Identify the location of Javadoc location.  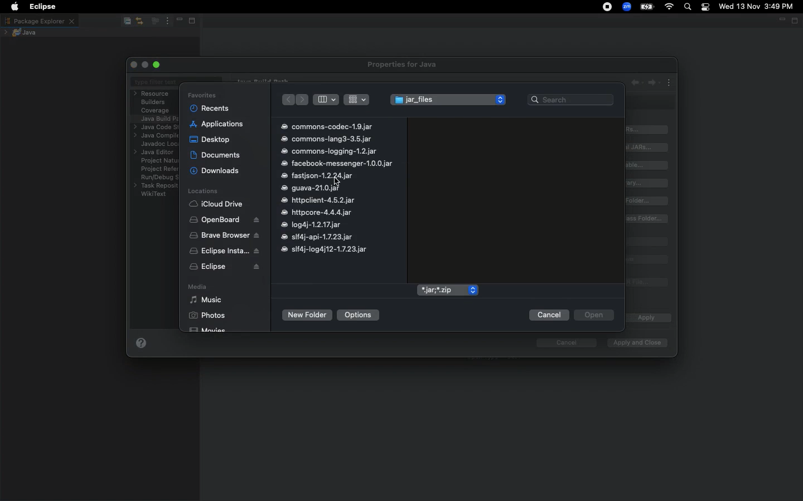
(158, 144).